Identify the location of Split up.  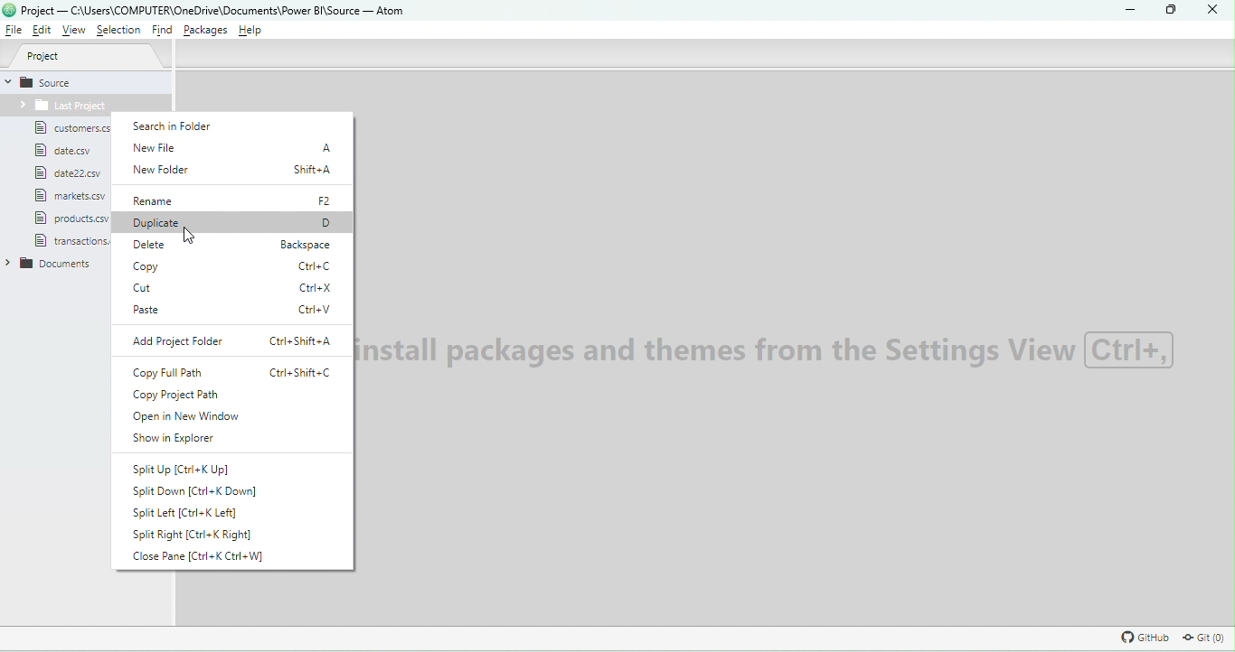
(184, 469).